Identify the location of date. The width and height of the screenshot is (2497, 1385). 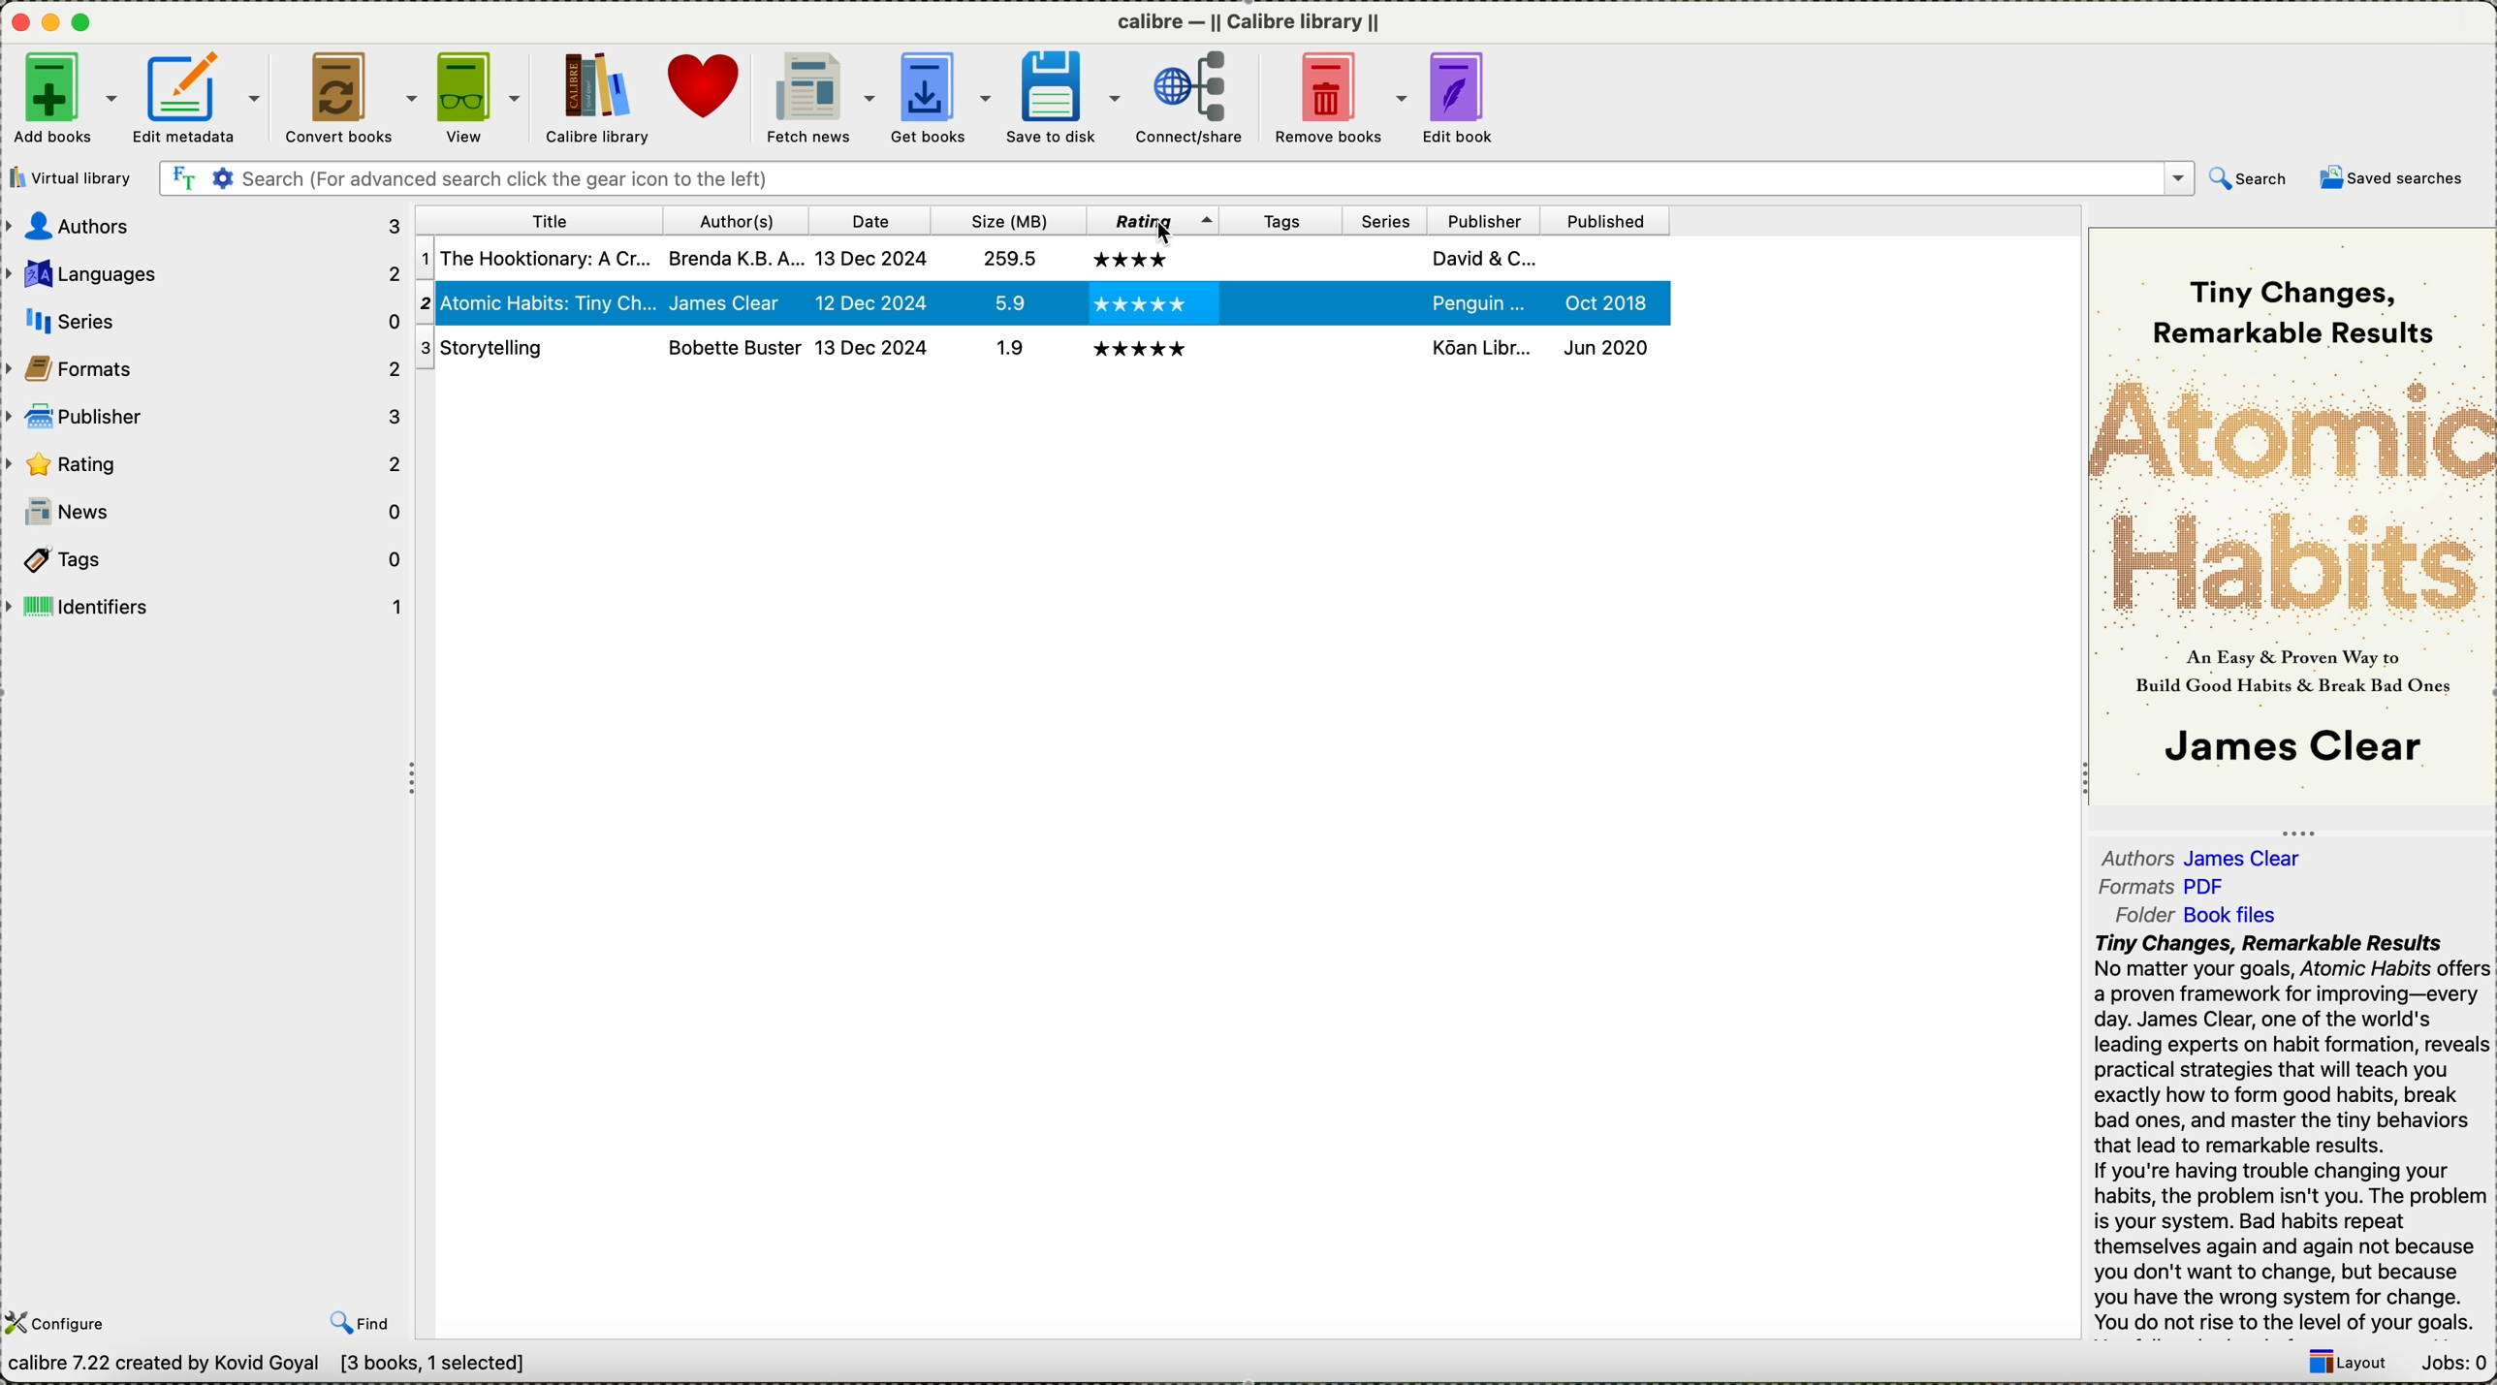
(872, 221).